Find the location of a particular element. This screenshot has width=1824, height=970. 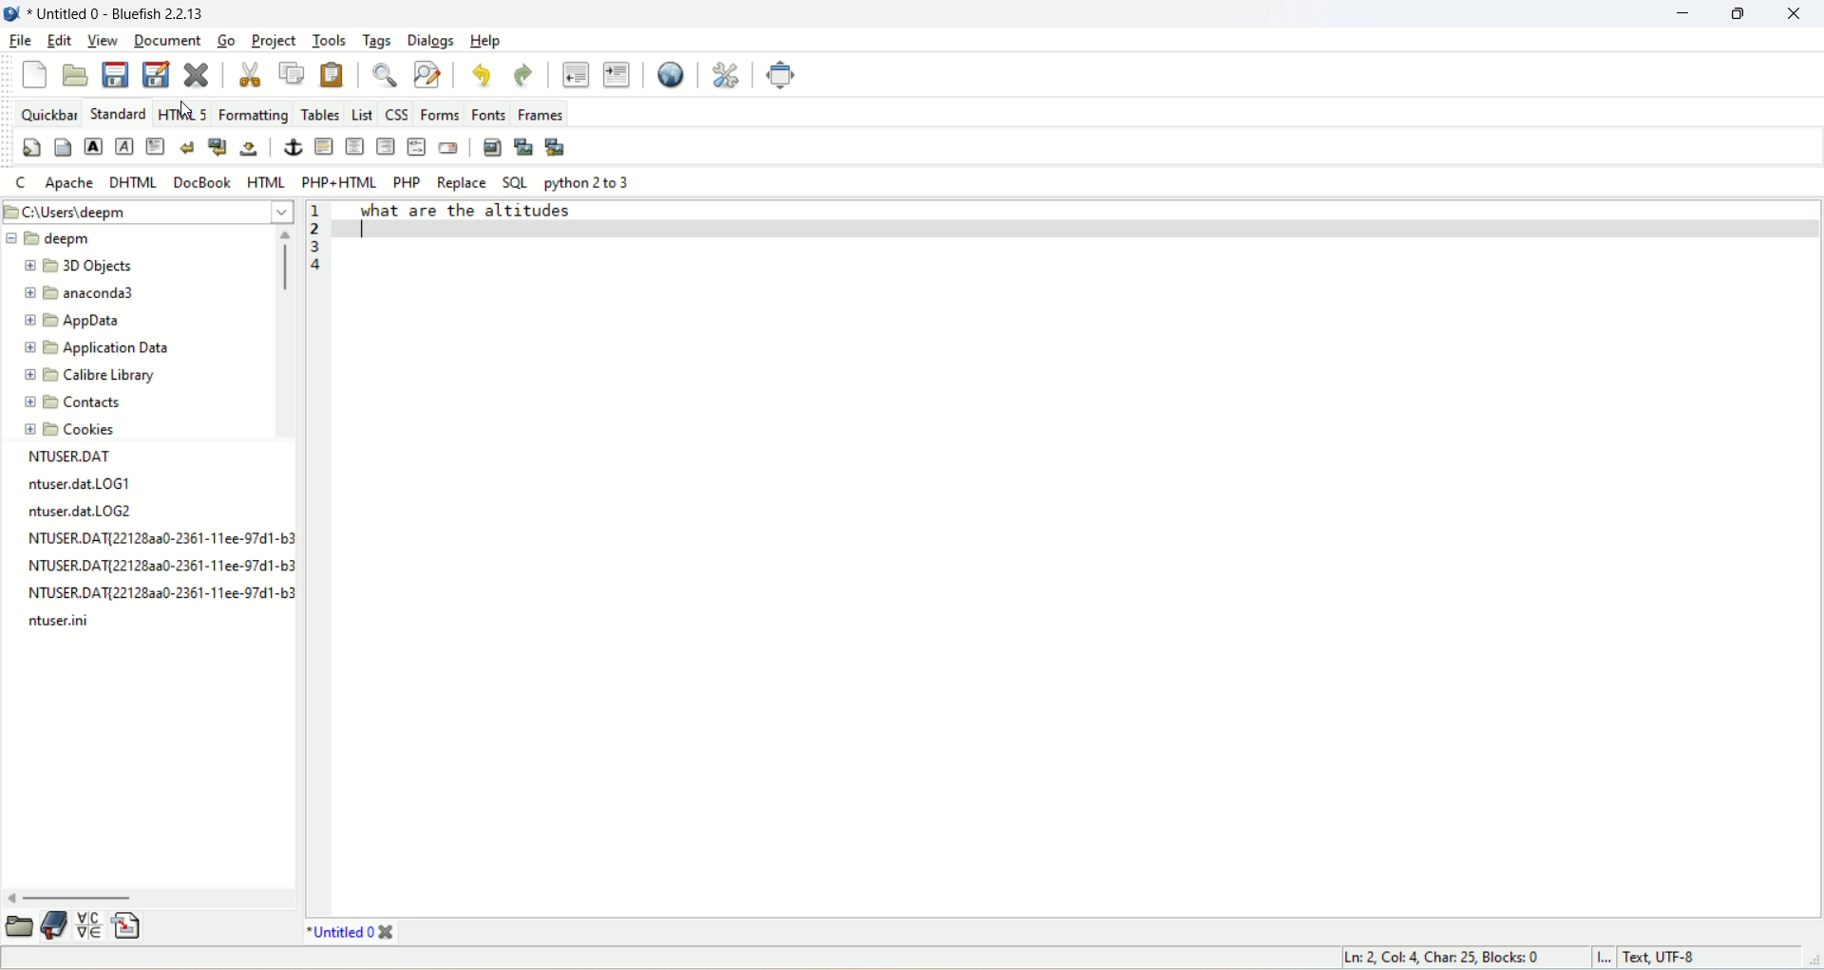

HTML is located at coordinates (266, 183).